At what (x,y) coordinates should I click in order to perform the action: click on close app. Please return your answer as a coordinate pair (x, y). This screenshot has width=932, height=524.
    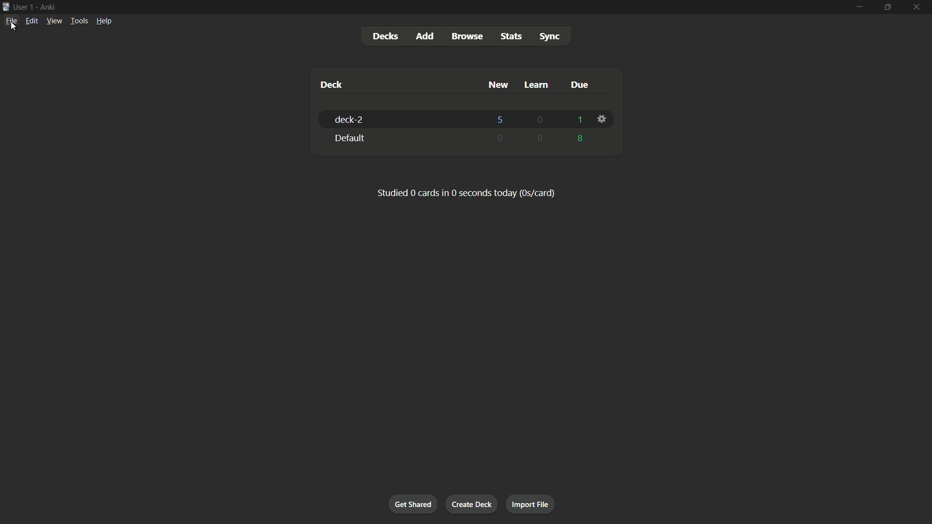
    Looking at the image, I should click on (917, 7).